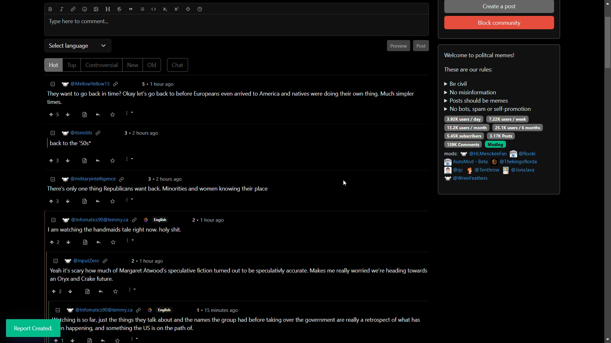 The image size is (611, 343). What do you see at coordinates (79, 22) in the screenshot?
I see `type here to comment` at bounding box center [79, 22].